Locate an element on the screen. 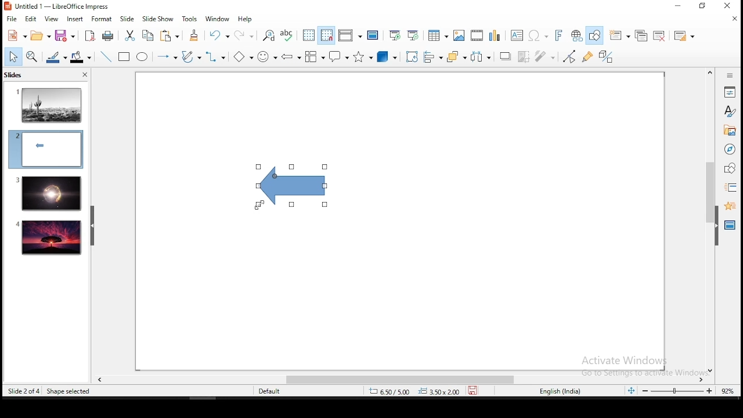 The height and width of the screenshot is (418, 743). cut is located at coordinates (129, 35).